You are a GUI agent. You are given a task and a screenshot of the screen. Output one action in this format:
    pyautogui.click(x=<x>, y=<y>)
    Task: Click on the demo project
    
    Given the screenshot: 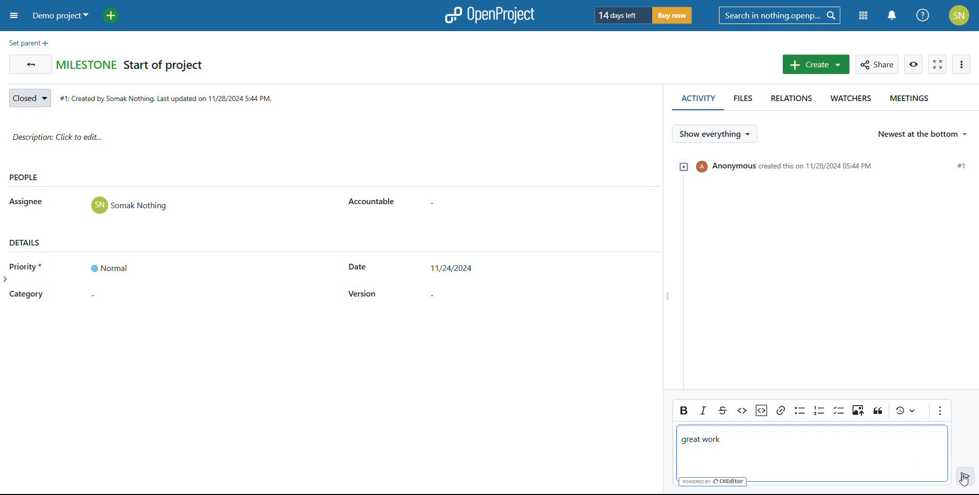 What is the action you would take?
    pyautogui.click(x=61, y=15)
    